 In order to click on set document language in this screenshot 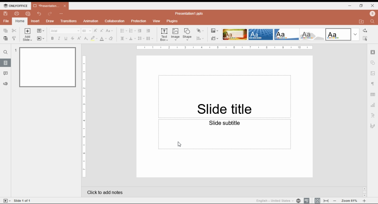, I will do `click(298, 200)`.